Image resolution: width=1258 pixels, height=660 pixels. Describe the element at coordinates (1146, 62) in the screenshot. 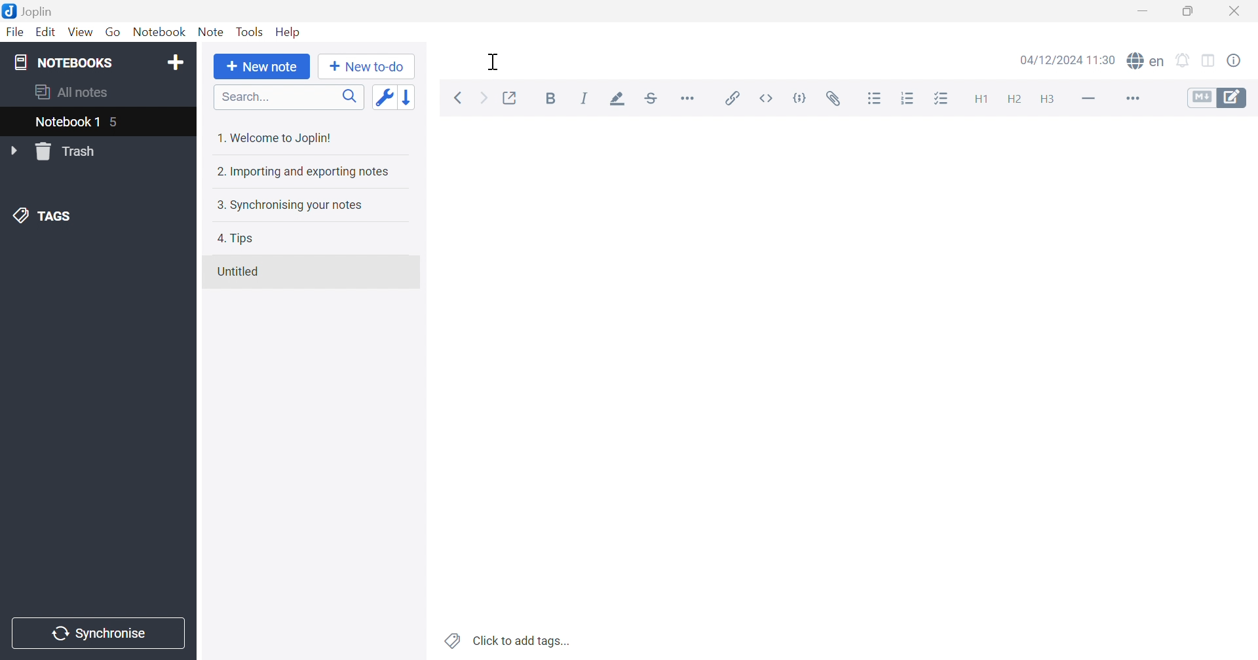

I see `spell checker` at that location.